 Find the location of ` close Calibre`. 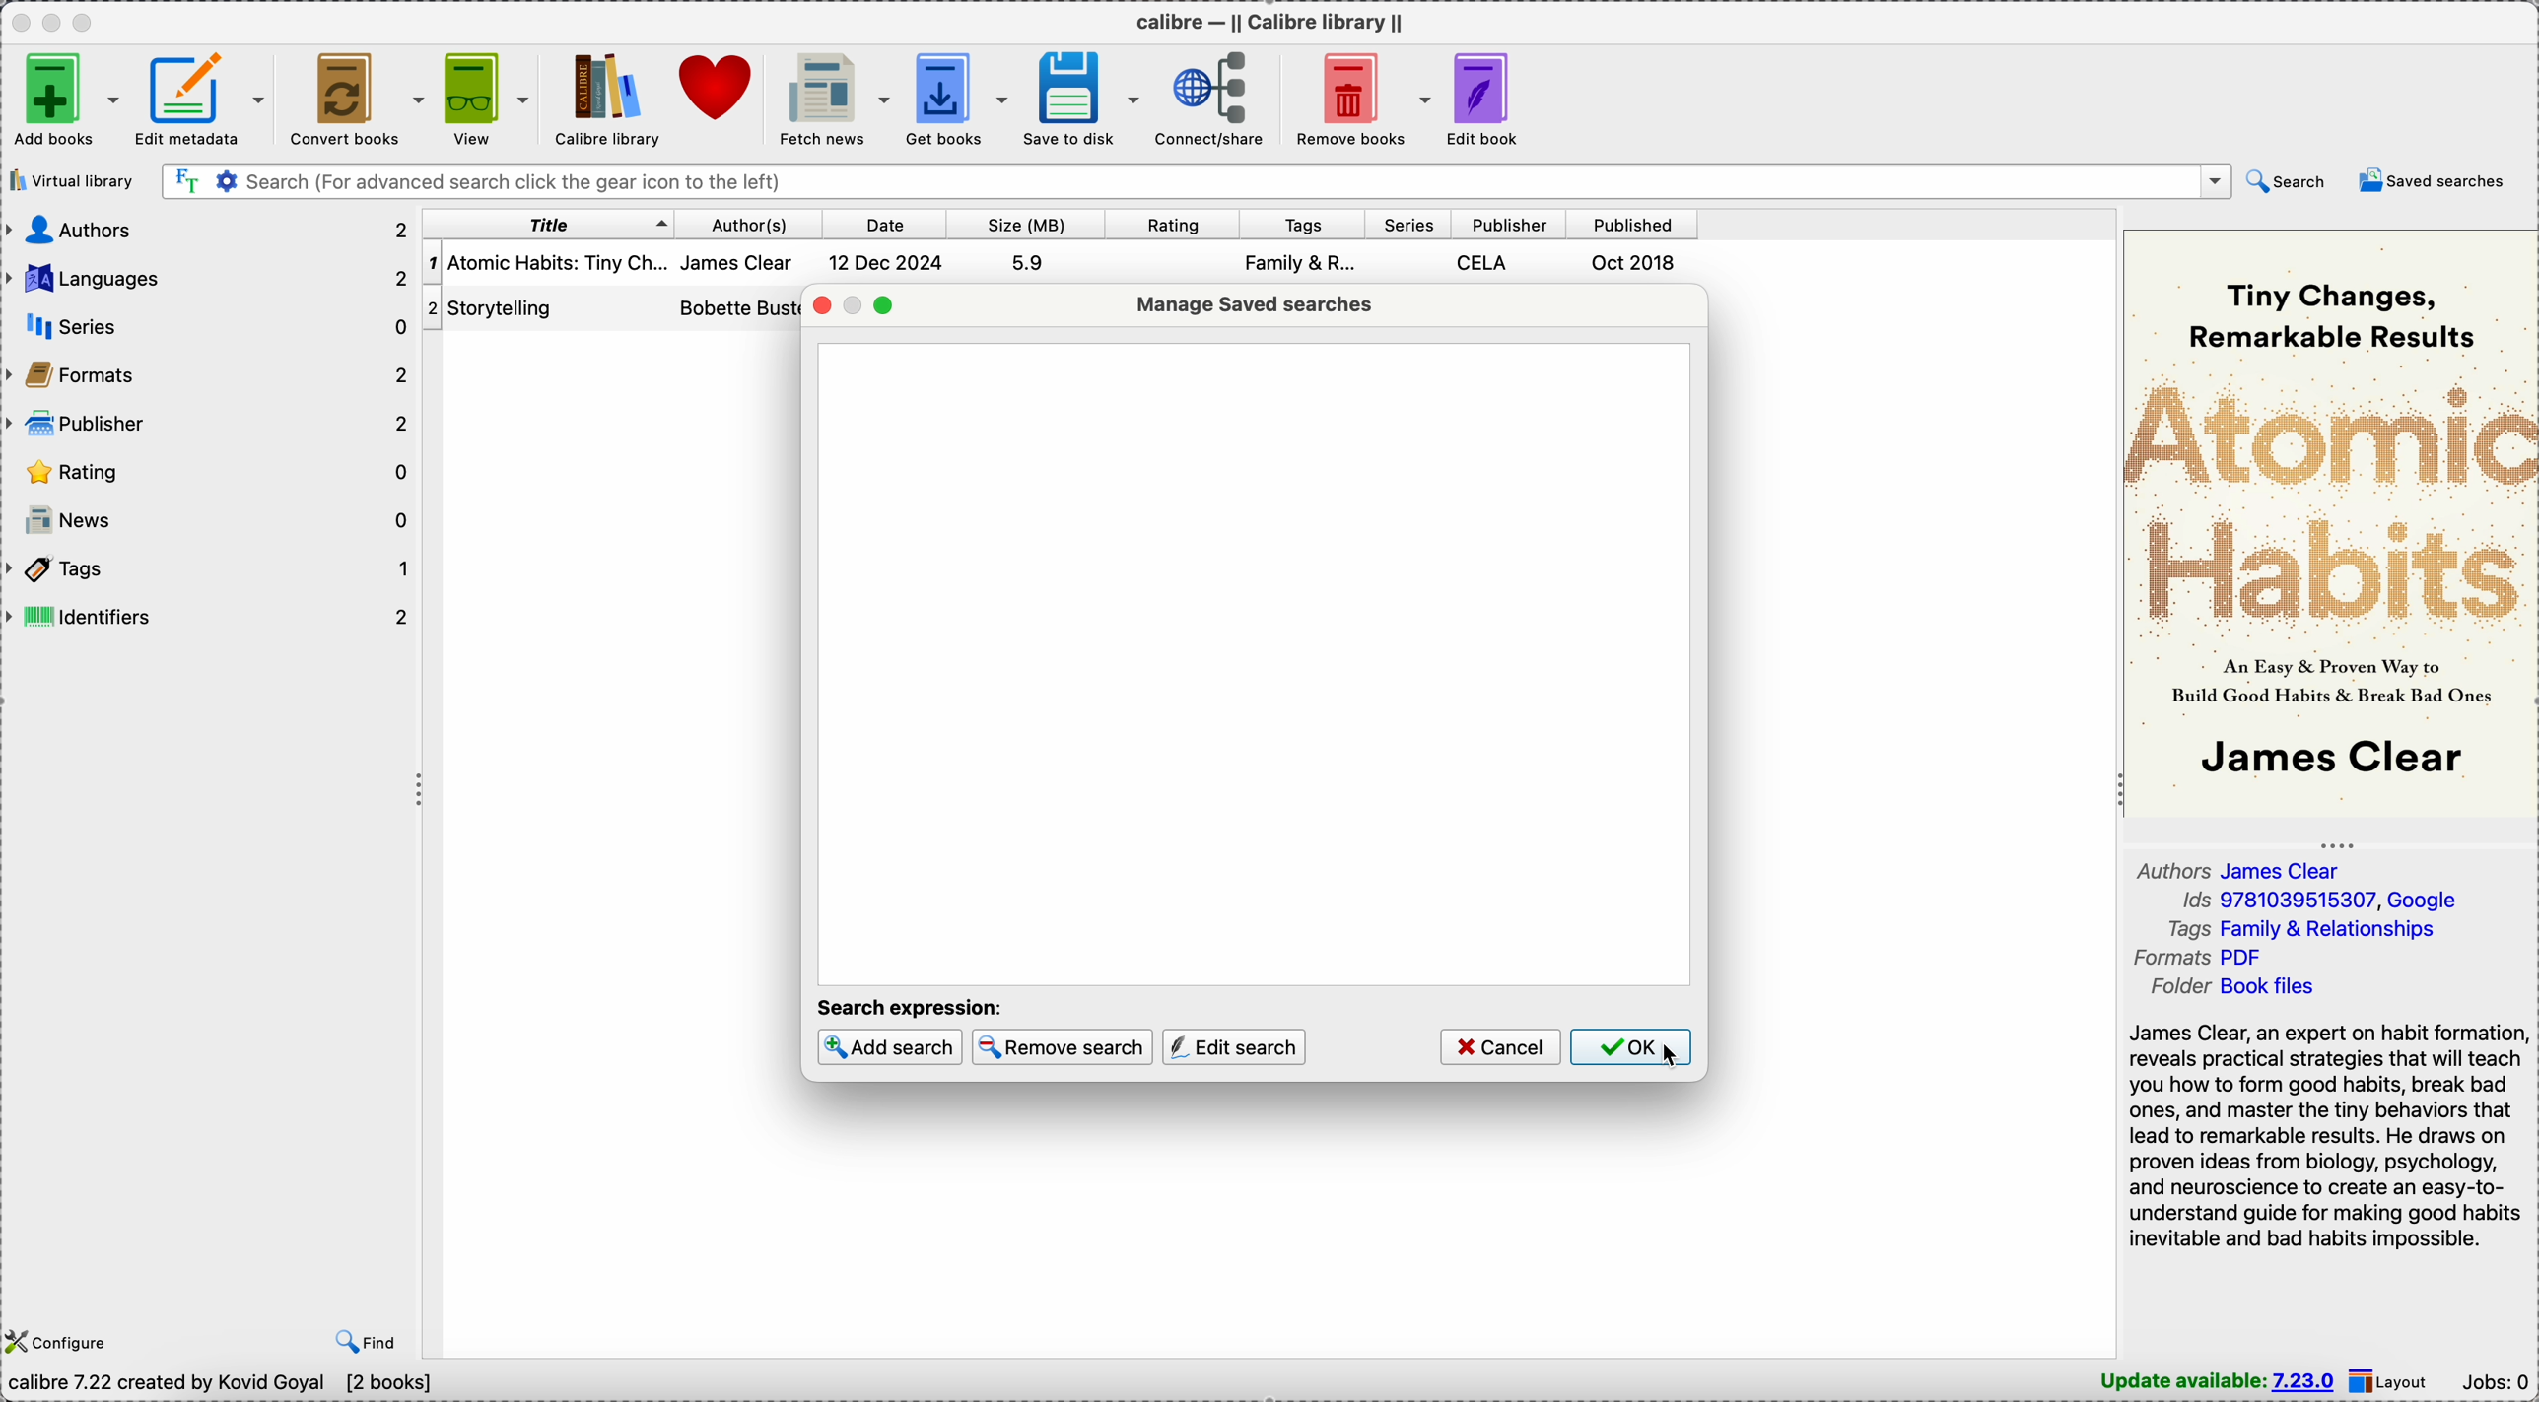

 close Calibre is located at coordinates (19, 22).